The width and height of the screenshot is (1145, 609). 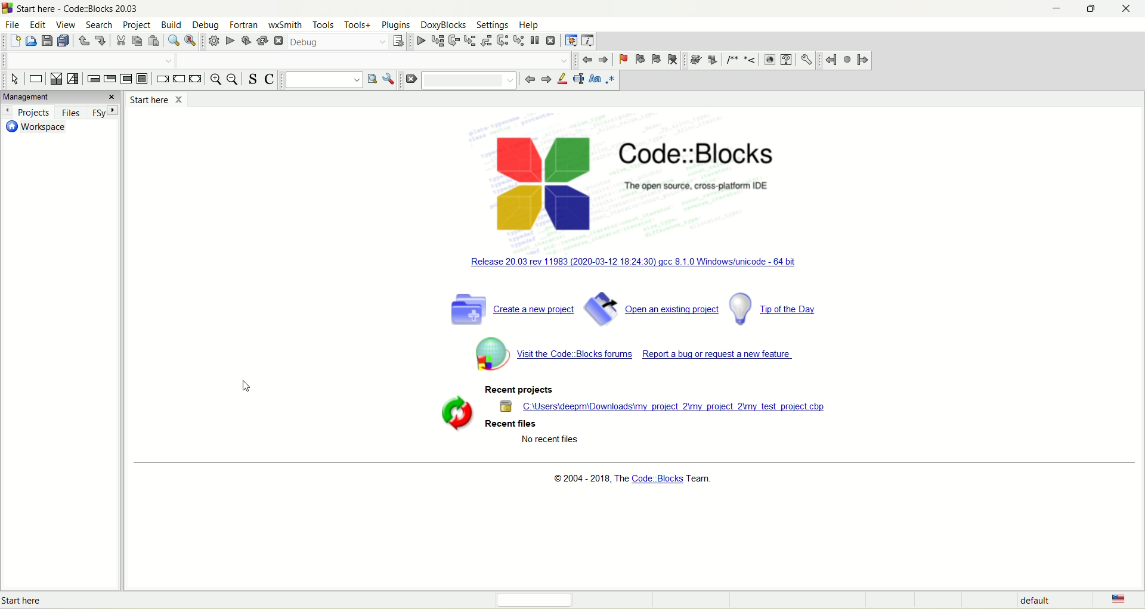 What do you see at coordinates (110, 79) in the screenshot?
I see `exit condition loop` at bounding box center [110, 79].